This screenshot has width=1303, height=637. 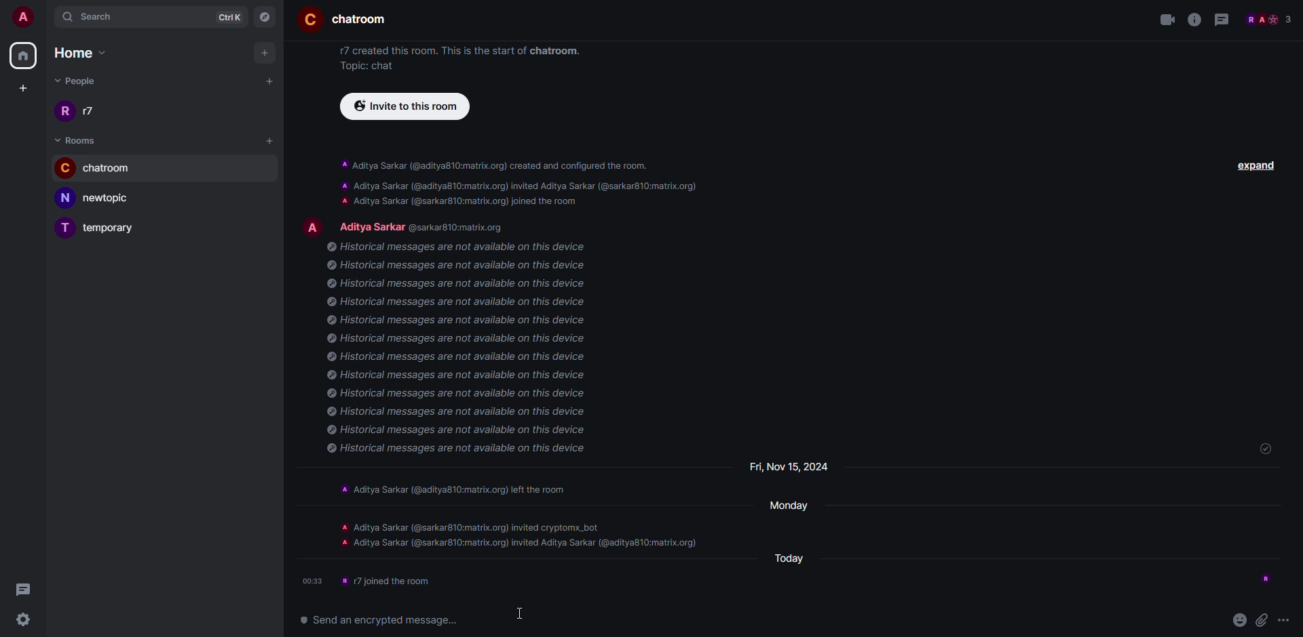 I want to click on home, so click(x=88, y=54).